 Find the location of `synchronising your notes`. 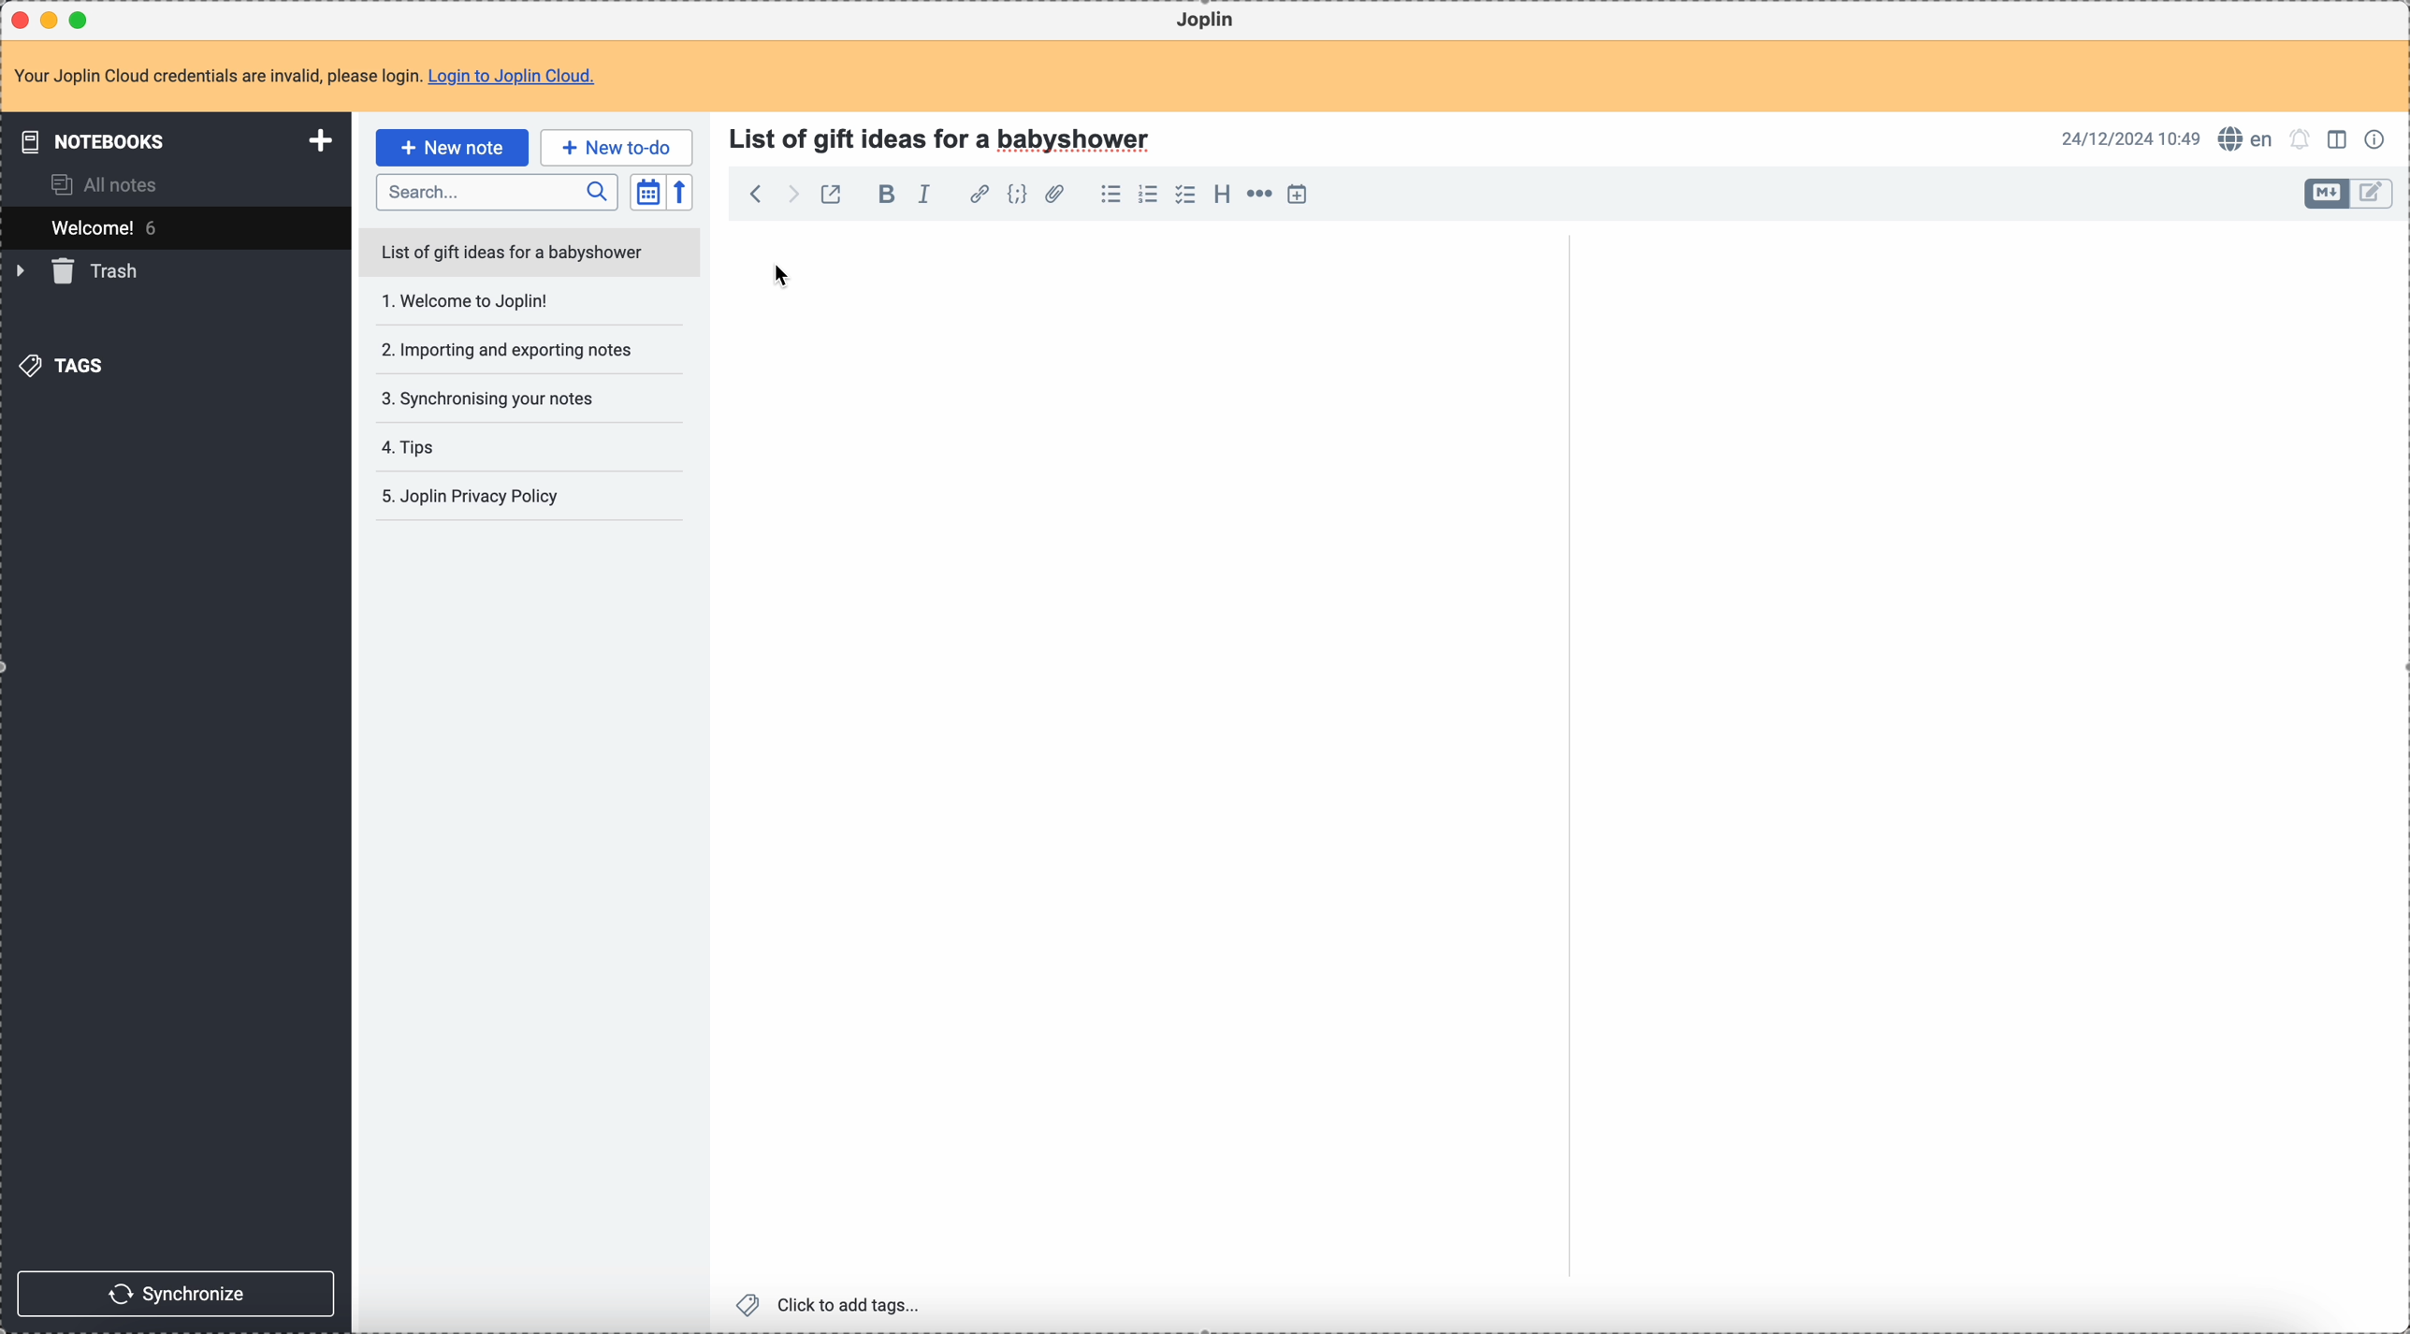

synchronising your notes is located at coordinates (503, 399).